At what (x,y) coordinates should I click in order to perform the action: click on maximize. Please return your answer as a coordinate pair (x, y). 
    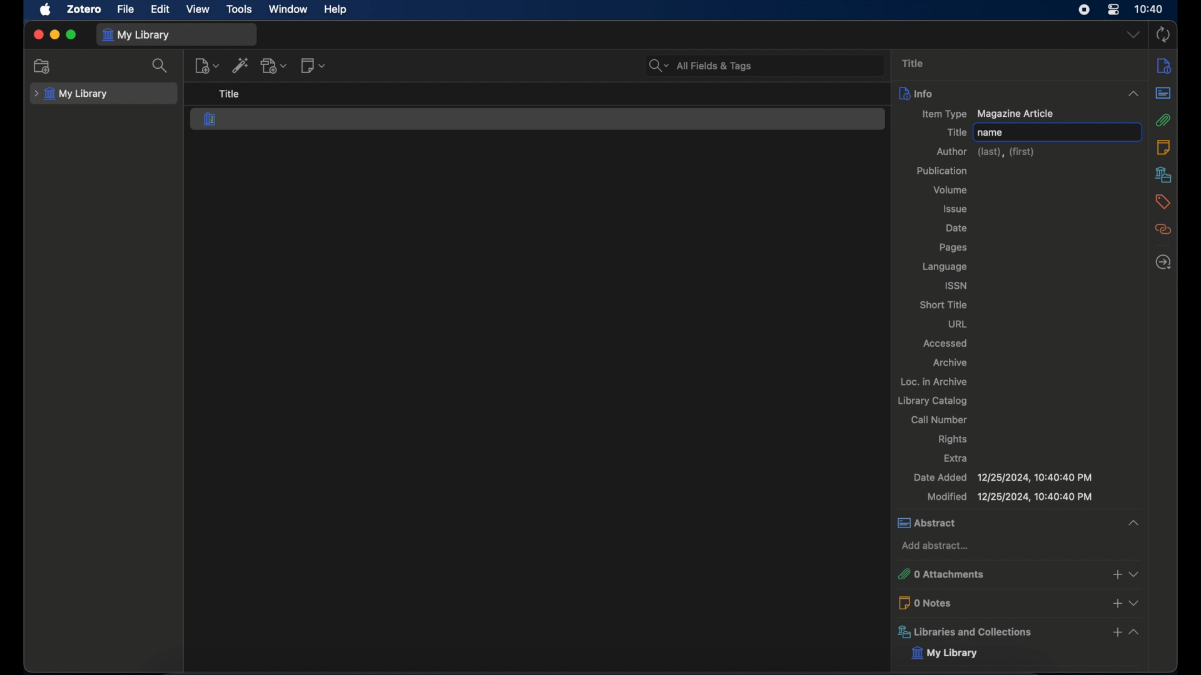
    Looking at the image, I should click on (71, 35).